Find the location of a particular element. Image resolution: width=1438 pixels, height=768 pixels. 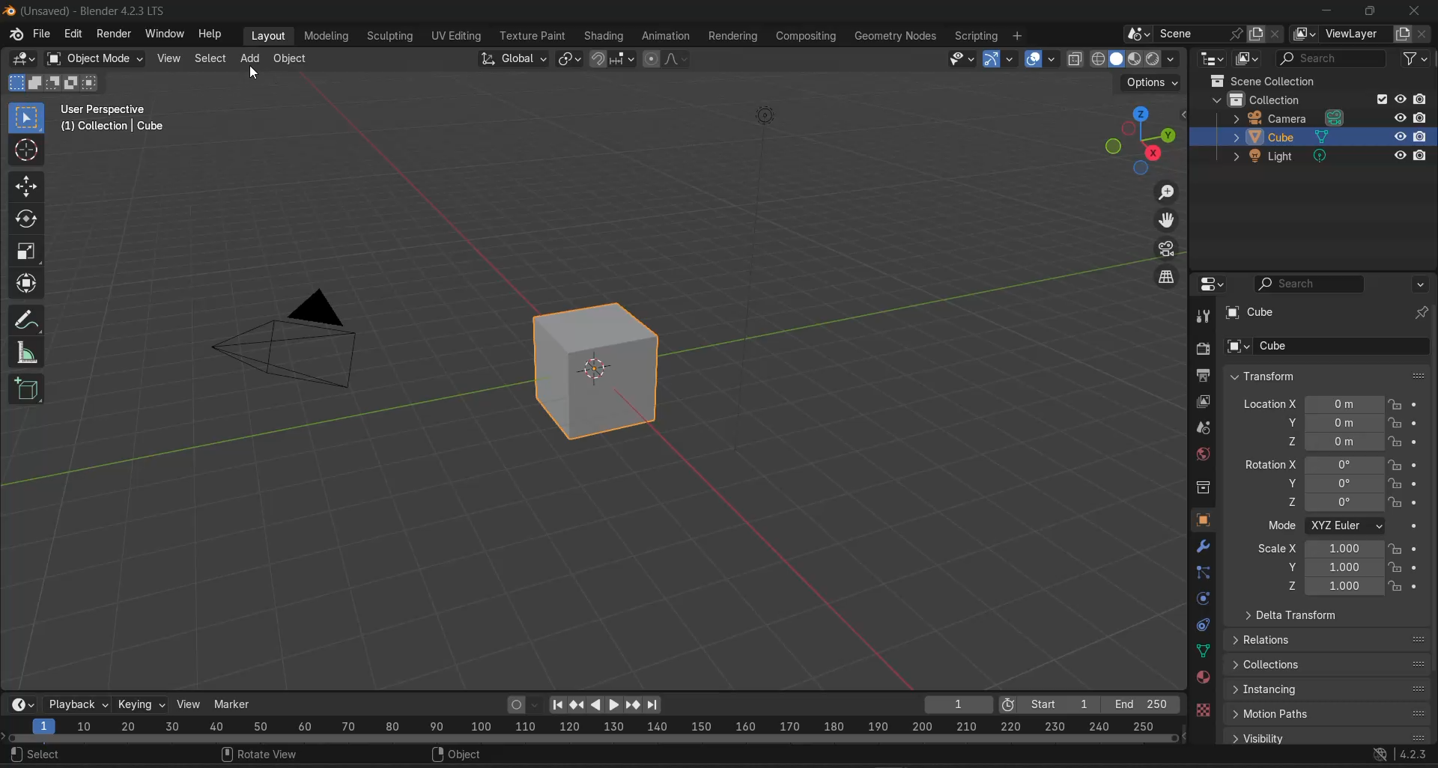

transform pivot point is located at coordinates (571, 60).